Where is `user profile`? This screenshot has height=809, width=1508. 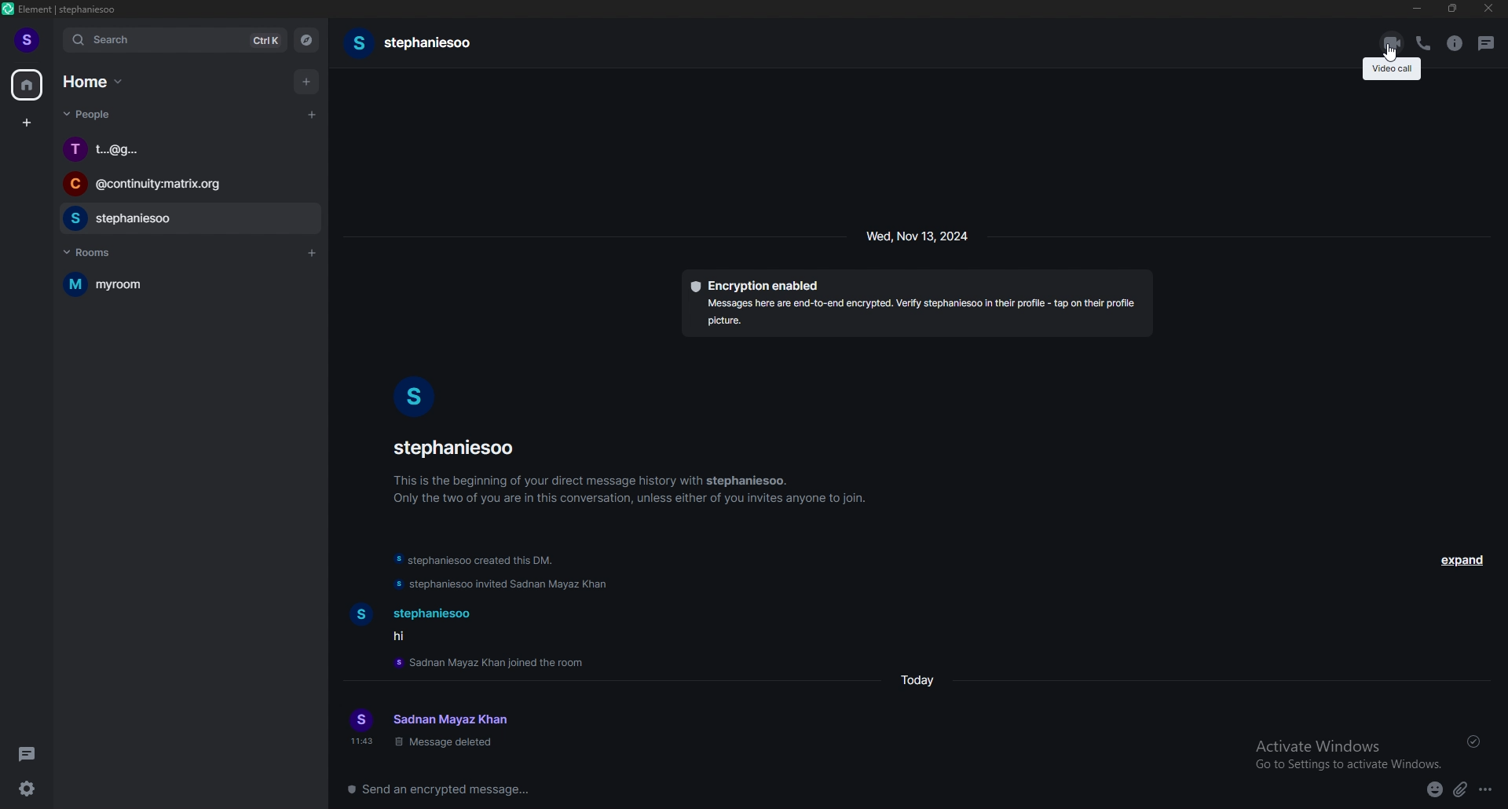 user profile is located at coordinates (360, 719).